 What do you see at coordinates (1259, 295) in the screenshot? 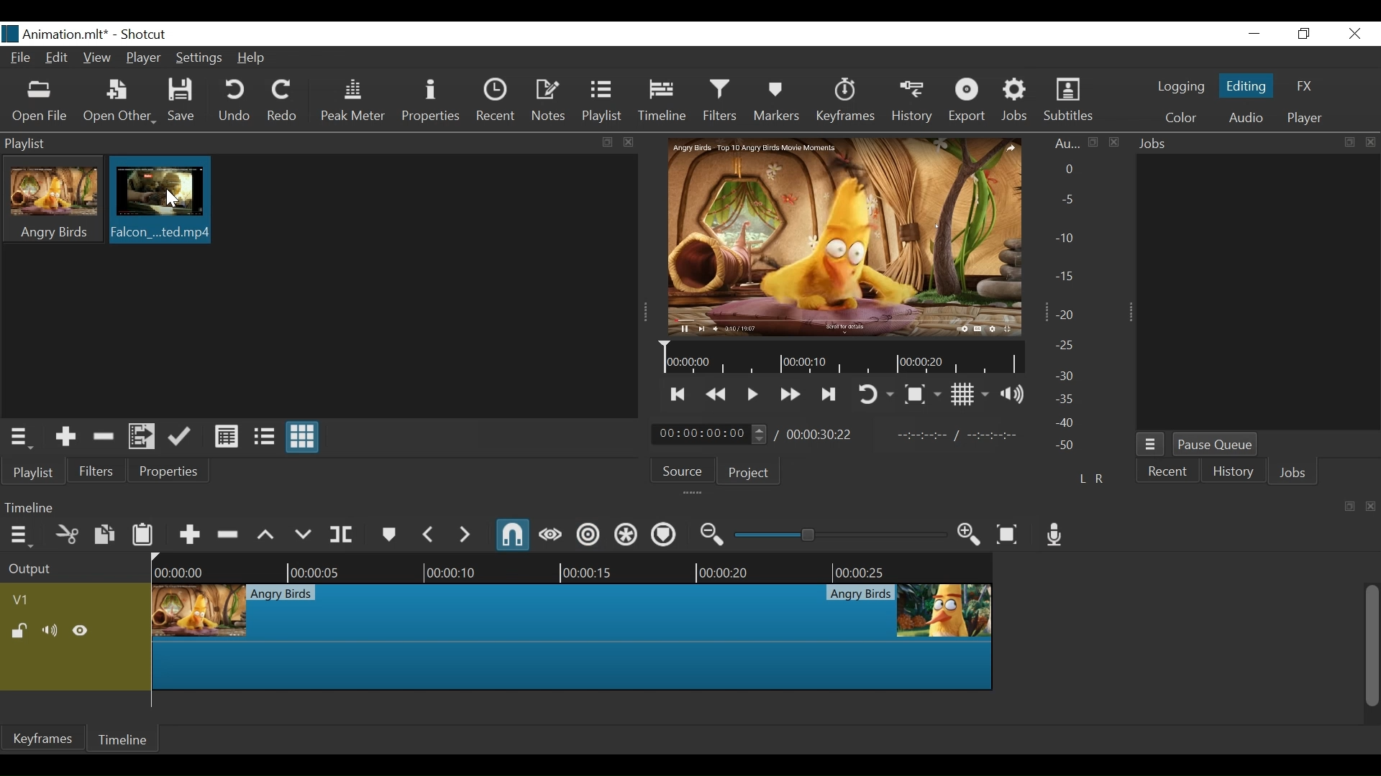
I see `Jobs Panel` at bounding box center [1259, 295].